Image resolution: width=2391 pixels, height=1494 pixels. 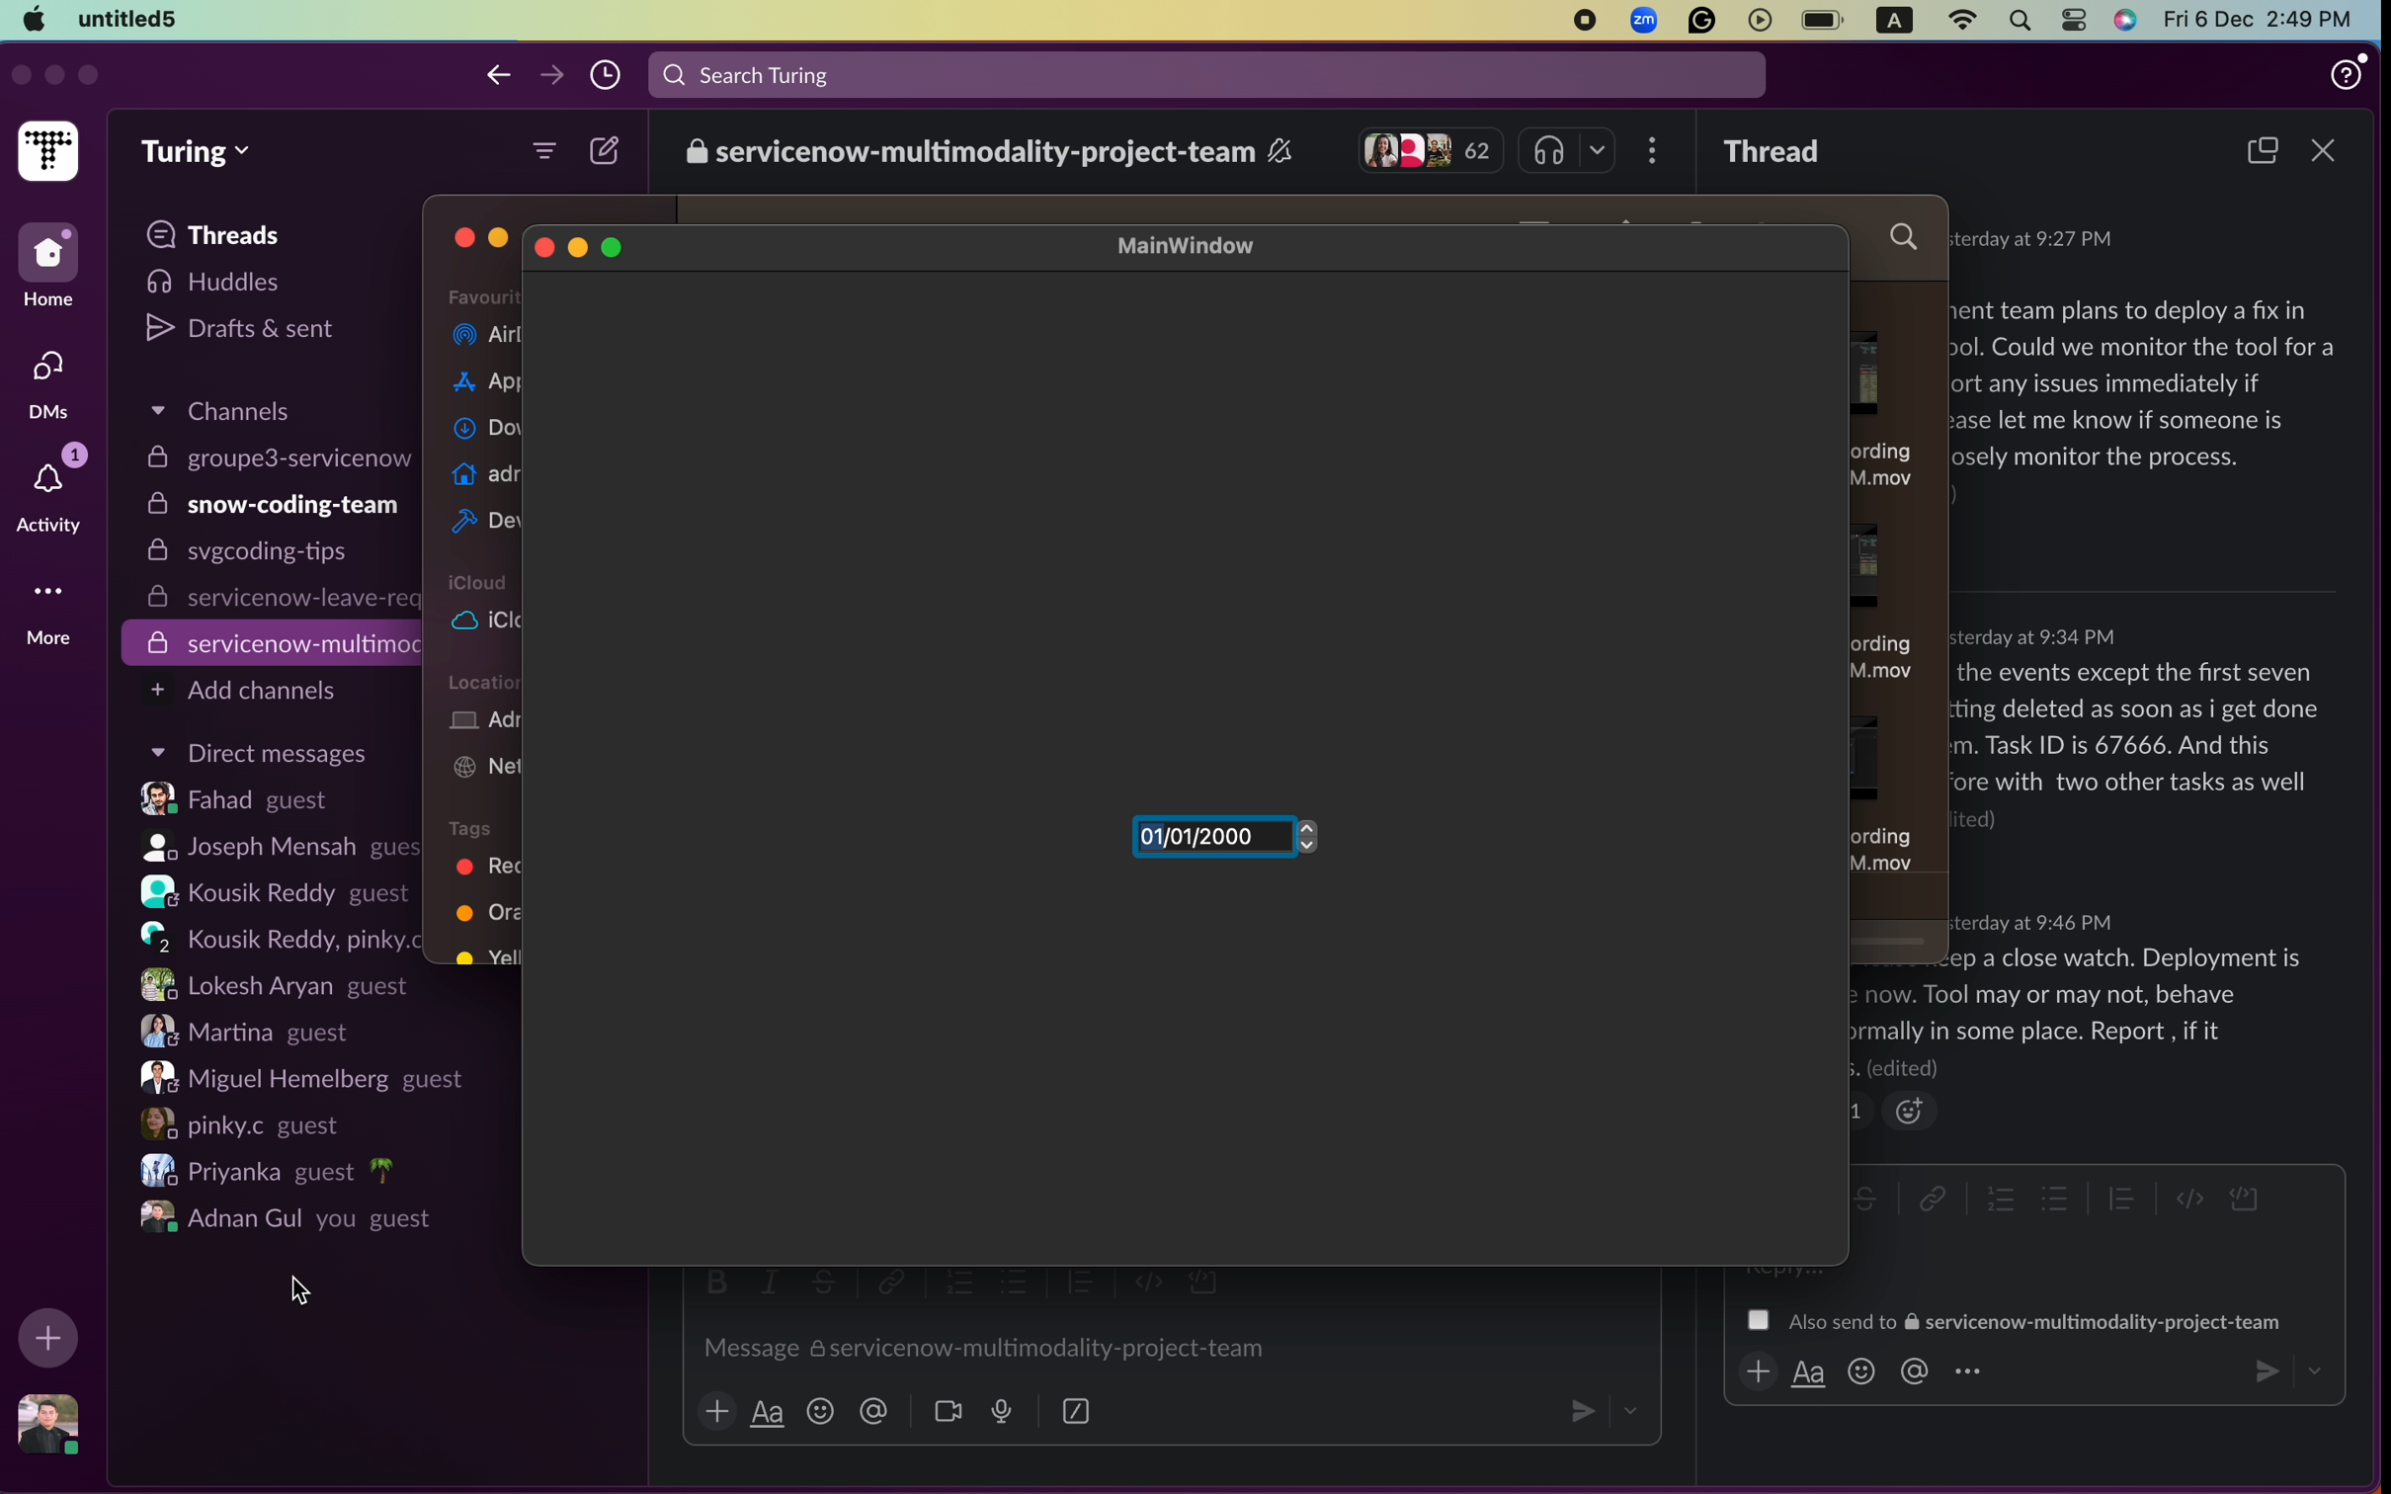 I want to click on text message, so click(x=2082, y=1011).